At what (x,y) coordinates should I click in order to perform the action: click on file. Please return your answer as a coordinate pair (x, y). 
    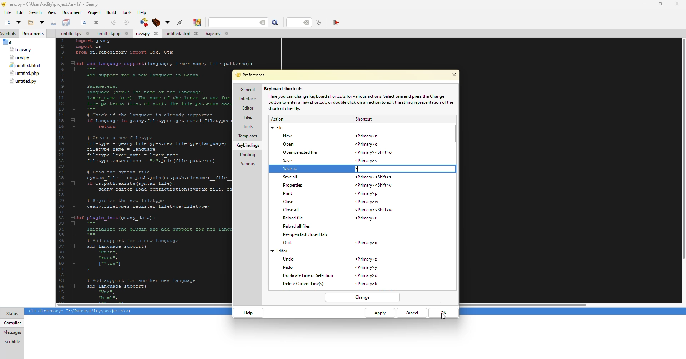
    Looking at the image, I should click on (181, 34).